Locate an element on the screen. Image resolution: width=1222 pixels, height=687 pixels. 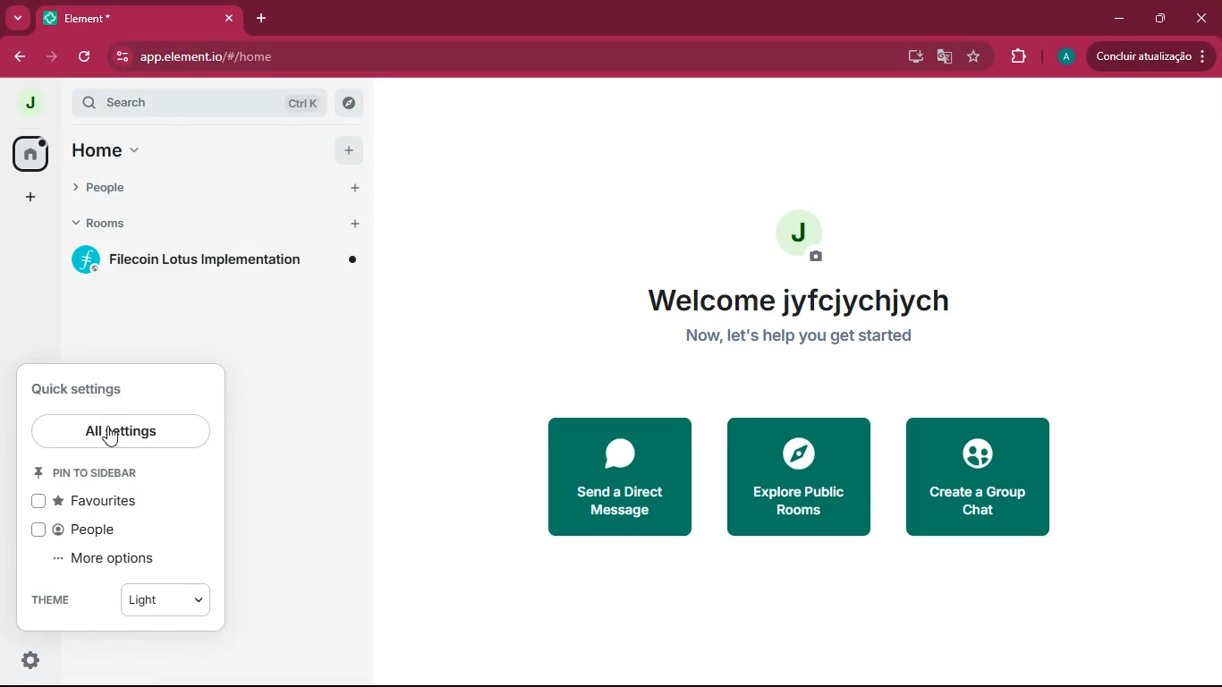
profile picture is located at coordinates (25, 103).